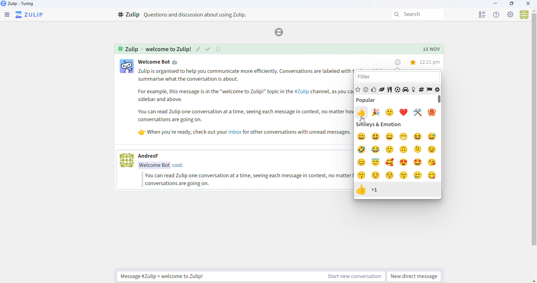 The width and height of the screenshot is (537, 283). I want to click on wink, so click(434, 149).